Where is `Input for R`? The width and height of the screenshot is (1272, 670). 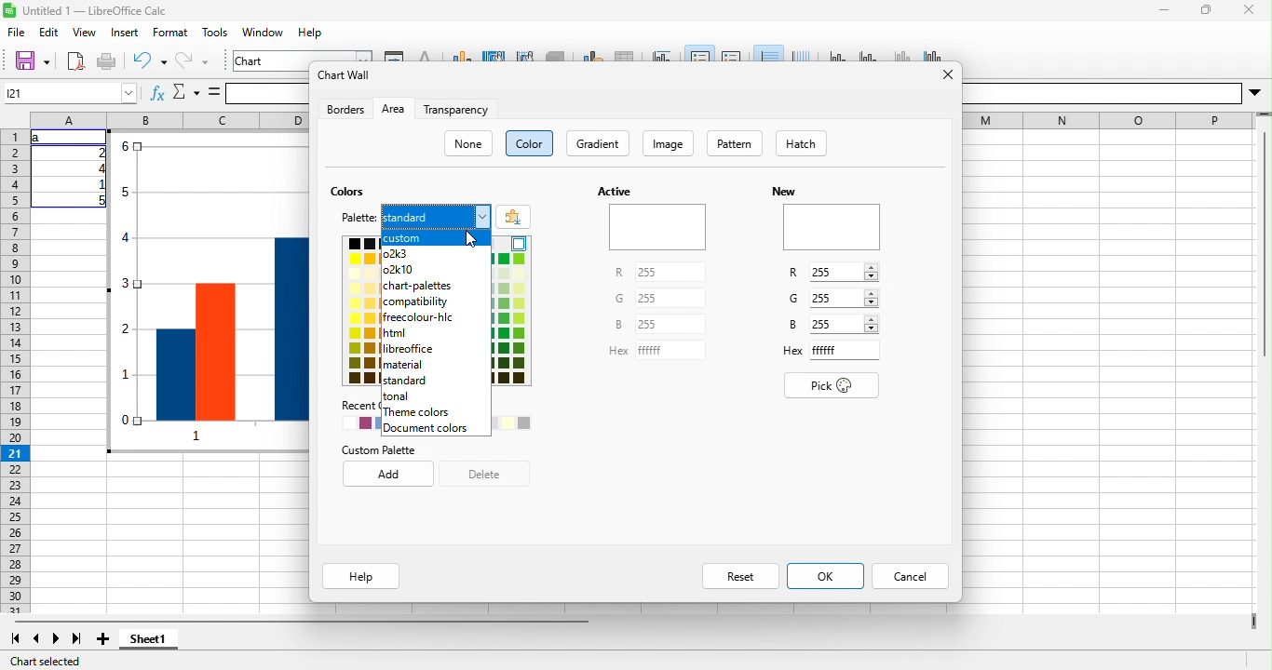
Input for R is located at coordinates (670, 272).